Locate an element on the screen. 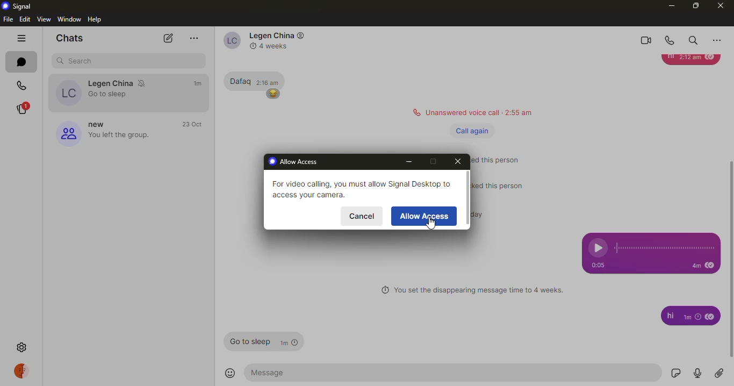 This screenshot has height=386, width=734. voice call is located at coordinates (671, 39).